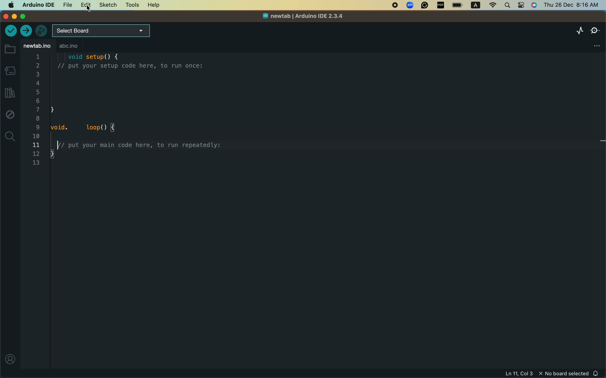 The width and height of the screenshot is (606, 378). What do you see at coordinates (27, 31) in the screenshot?
I see `upload` at bounding box center [27, 31].